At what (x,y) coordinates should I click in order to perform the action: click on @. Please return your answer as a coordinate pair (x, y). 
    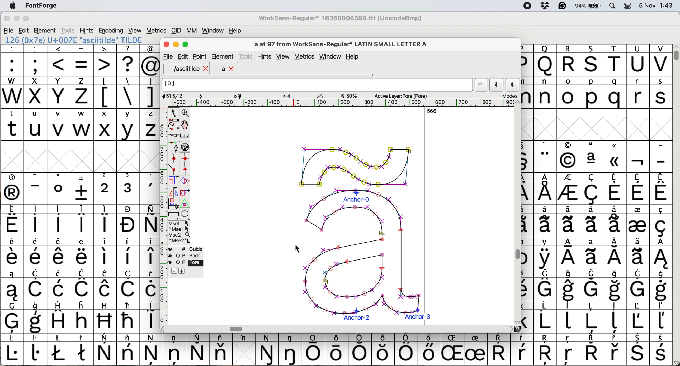
    Looking at the image, I should click on (150, 60).